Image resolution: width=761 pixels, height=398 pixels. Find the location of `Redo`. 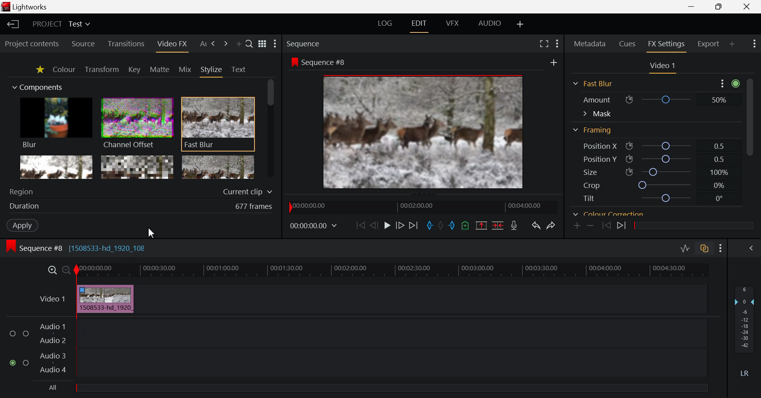

Redo is located at coordinates (552, 226).